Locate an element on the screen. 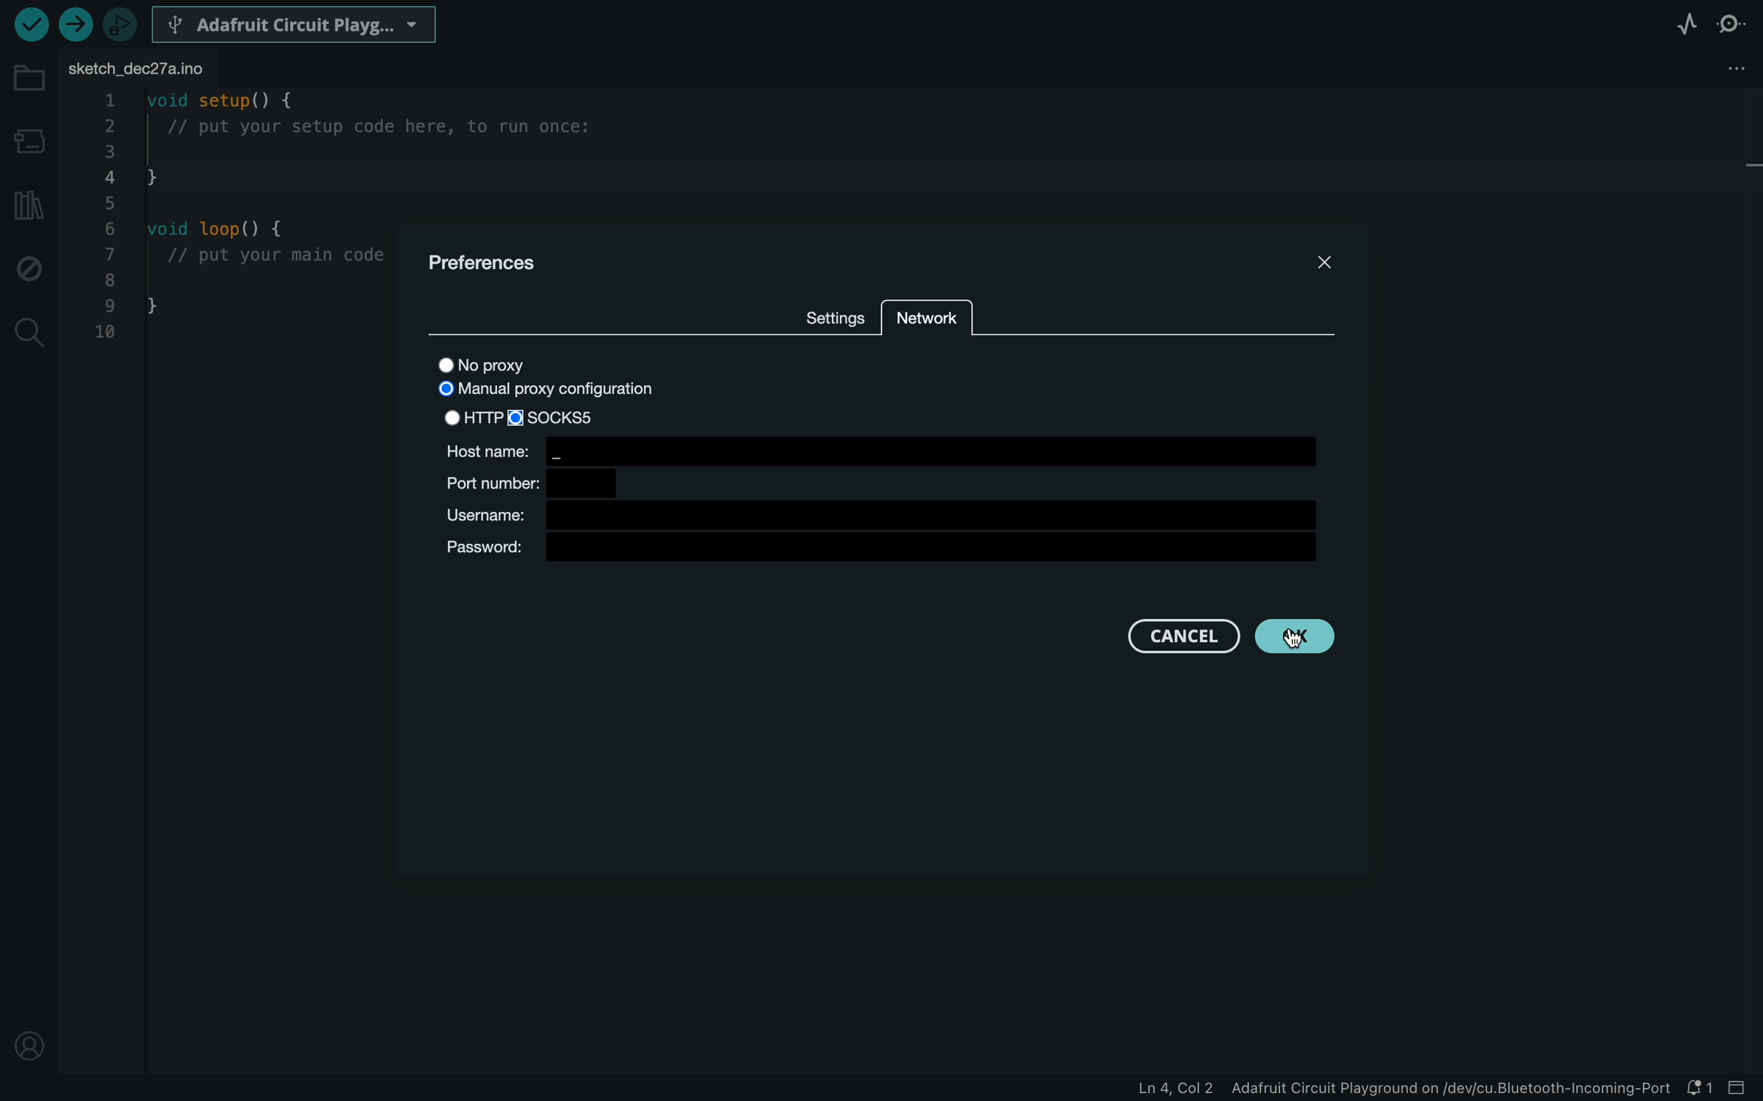  board manager is located at coordinates (29, 140).